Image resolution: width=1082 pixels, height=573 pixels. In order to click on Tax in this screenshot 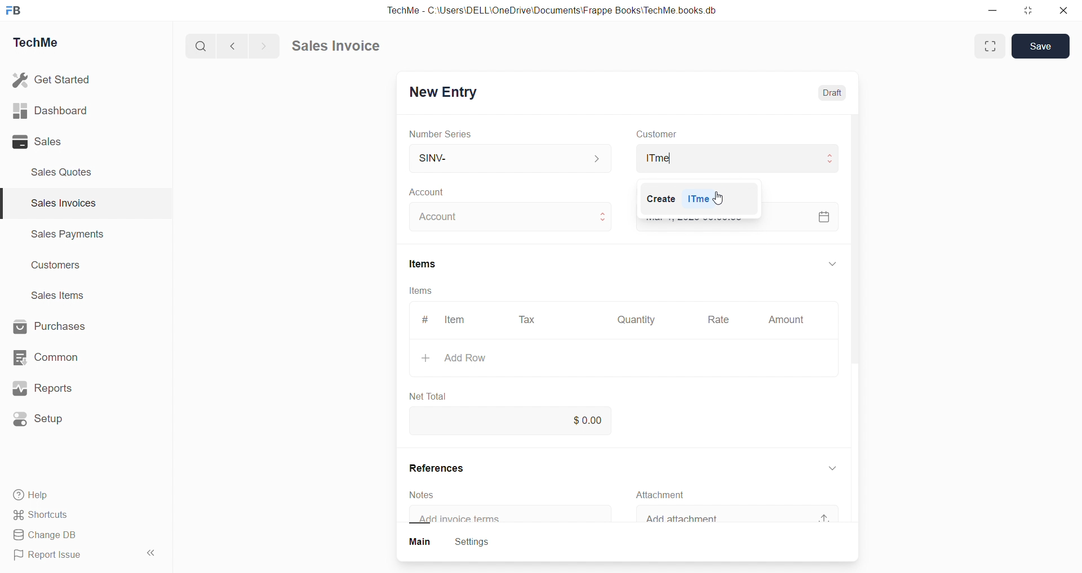, I will do `click(529, 320)`.